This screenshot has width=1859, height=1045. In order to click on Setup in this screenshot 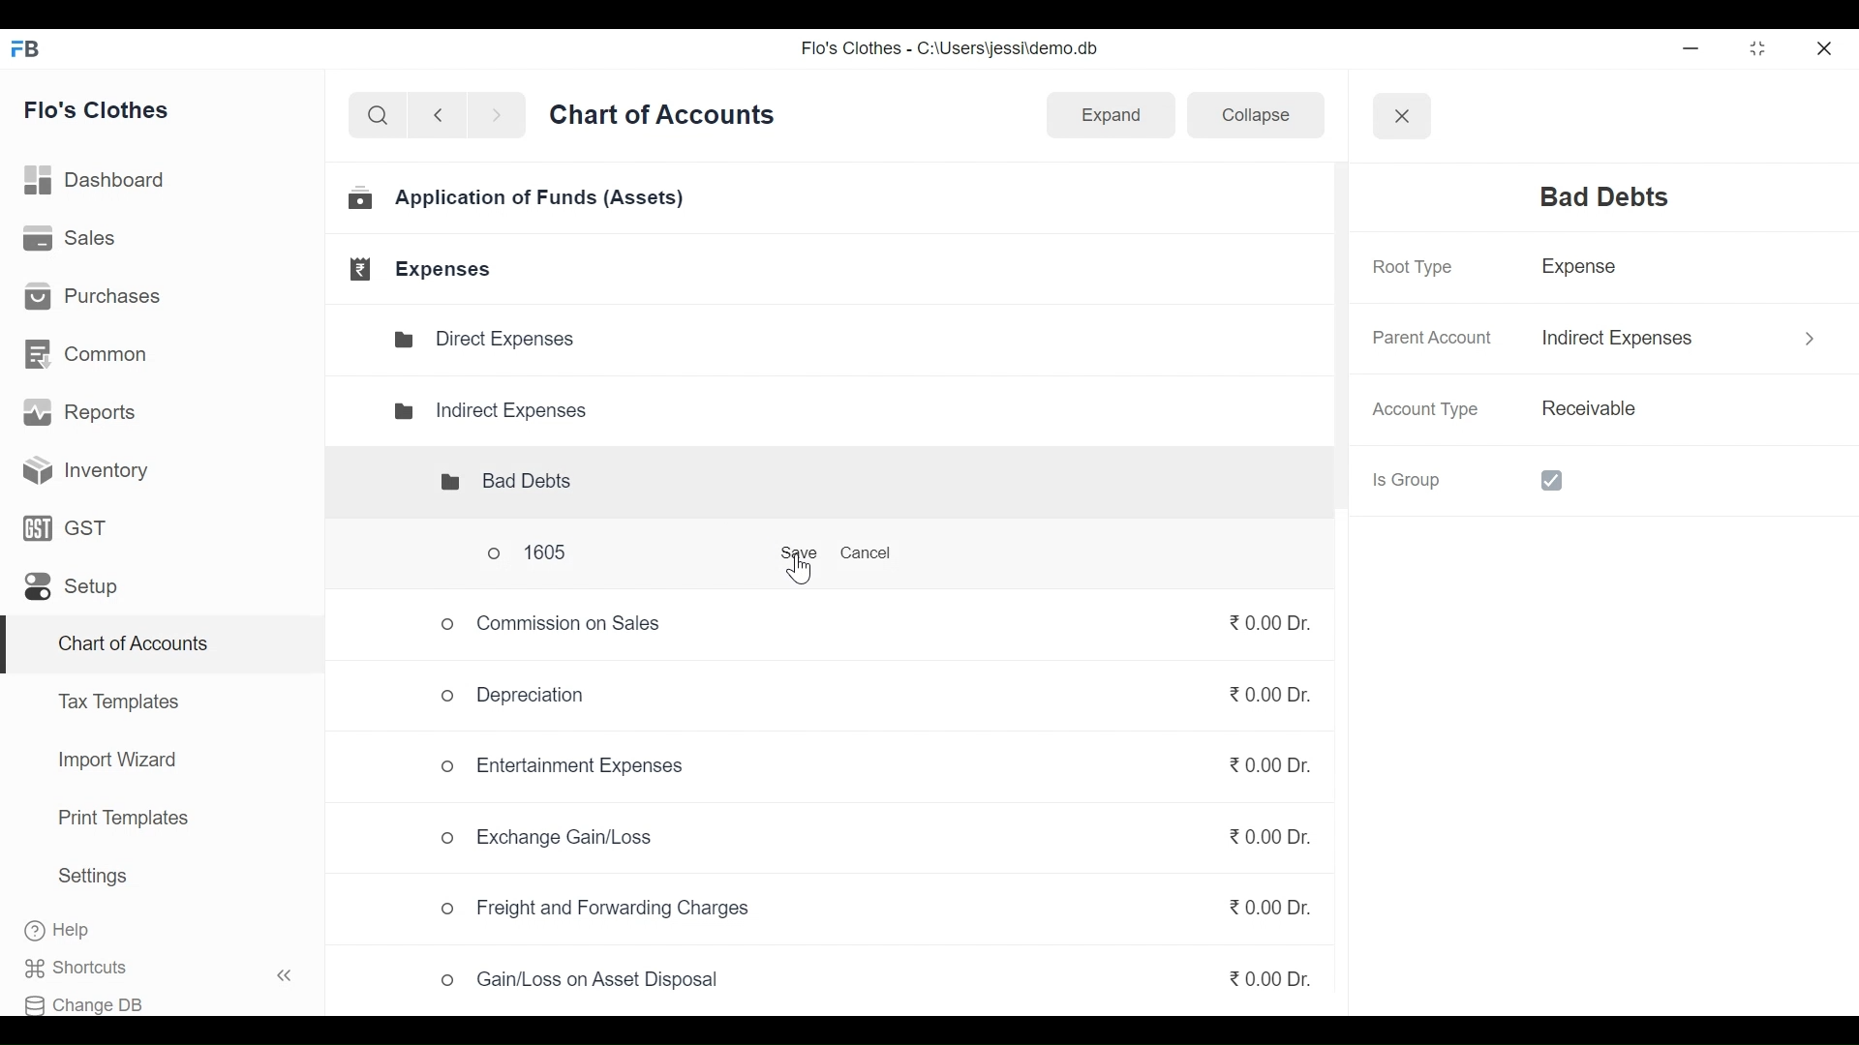, I will do `click(70, 591)`.